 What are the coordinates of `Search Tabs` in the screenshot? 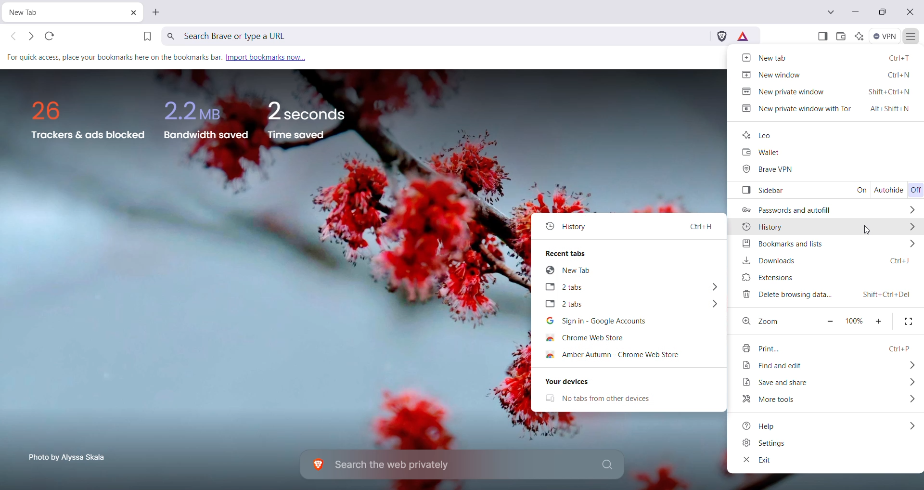 It's located at (832, 12).